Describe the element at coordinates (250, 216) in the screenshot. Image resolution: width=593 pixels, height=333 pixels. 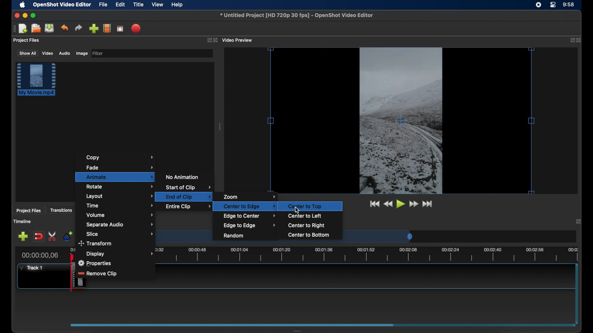
I see `edge to center menu` at that location.